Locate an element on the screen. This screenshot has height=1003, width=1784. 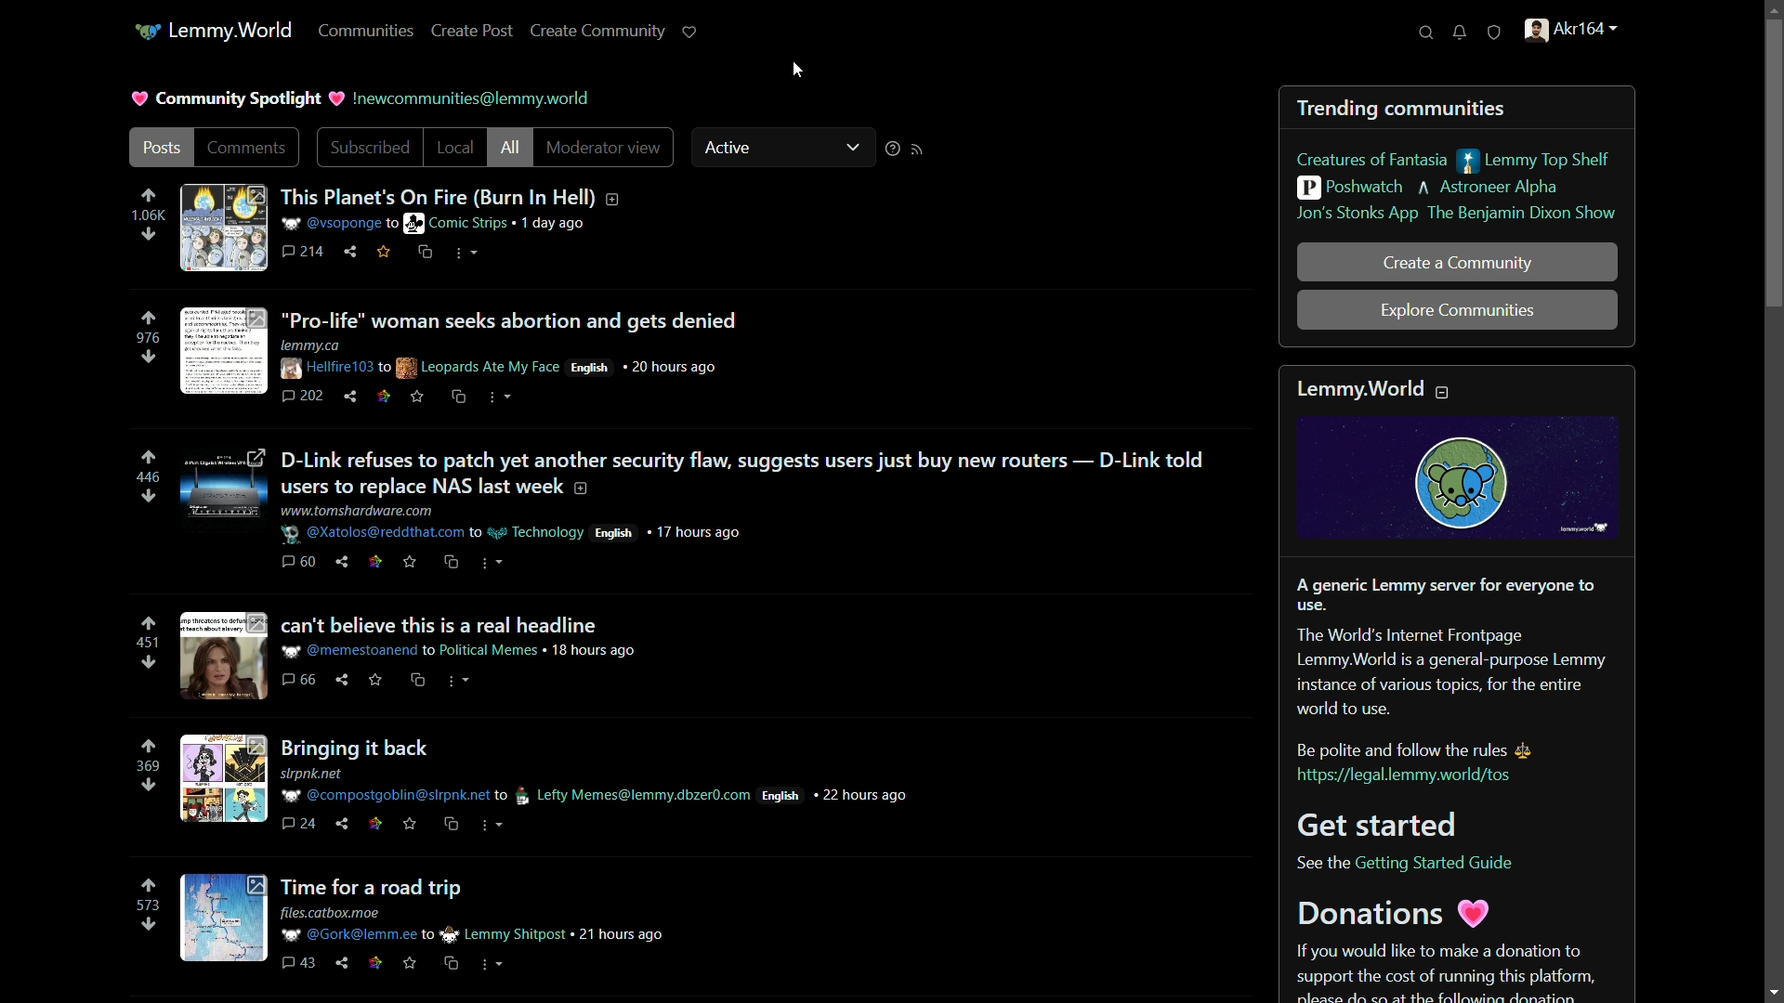
upvote is located at coordinates (148, 196).